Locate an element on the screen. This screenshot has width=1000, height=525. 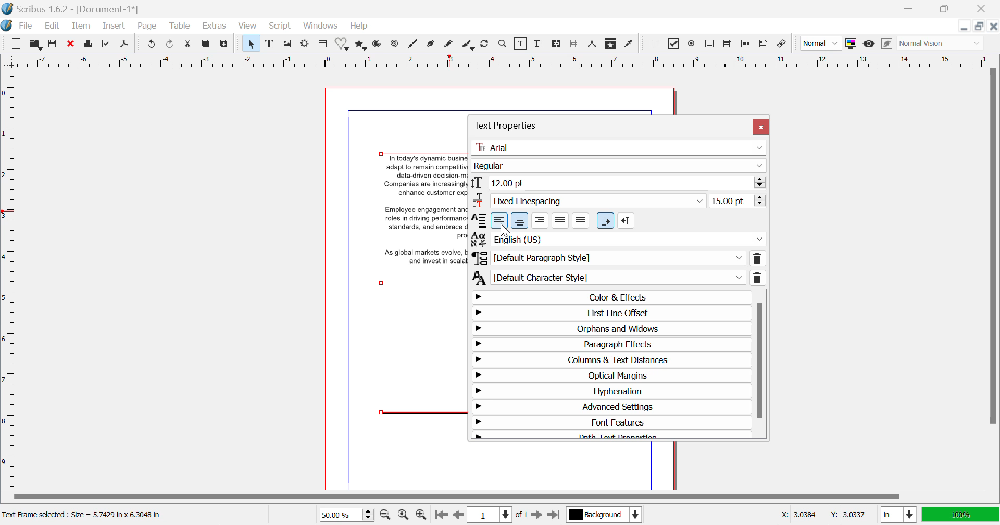
Preflight Verifier is located at coordinates (109, 44).